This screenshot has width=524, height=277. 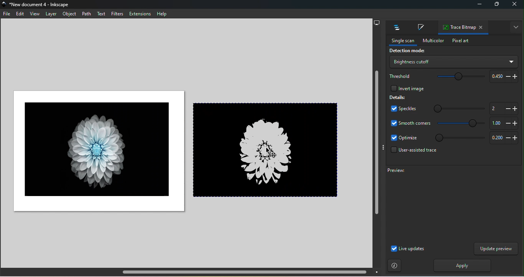 What do you see at coordinates (516, 27) in the screenshot?
I see `Toggle display options` at bounding box center [516, 27].